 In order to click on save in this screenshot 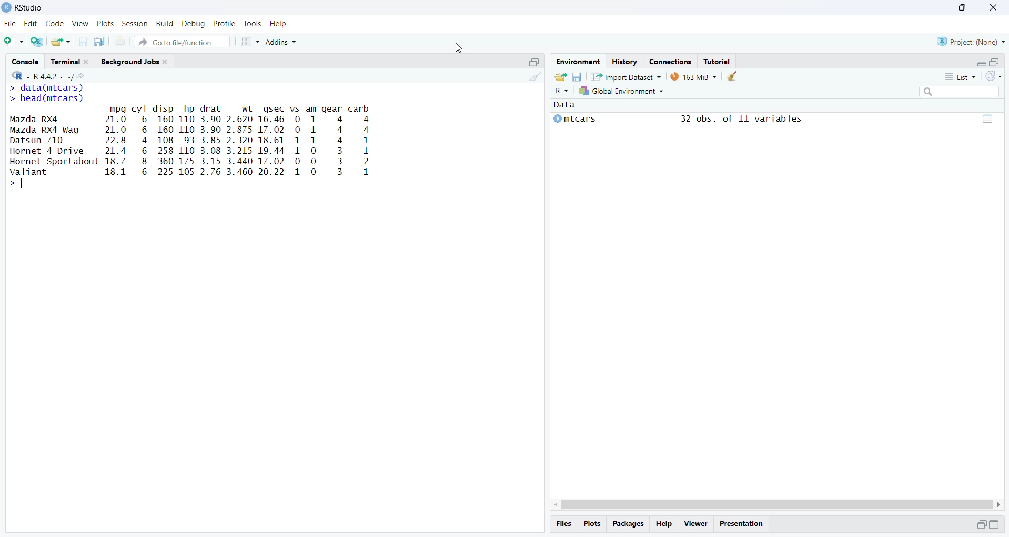, I will do `click(578, 76)`.